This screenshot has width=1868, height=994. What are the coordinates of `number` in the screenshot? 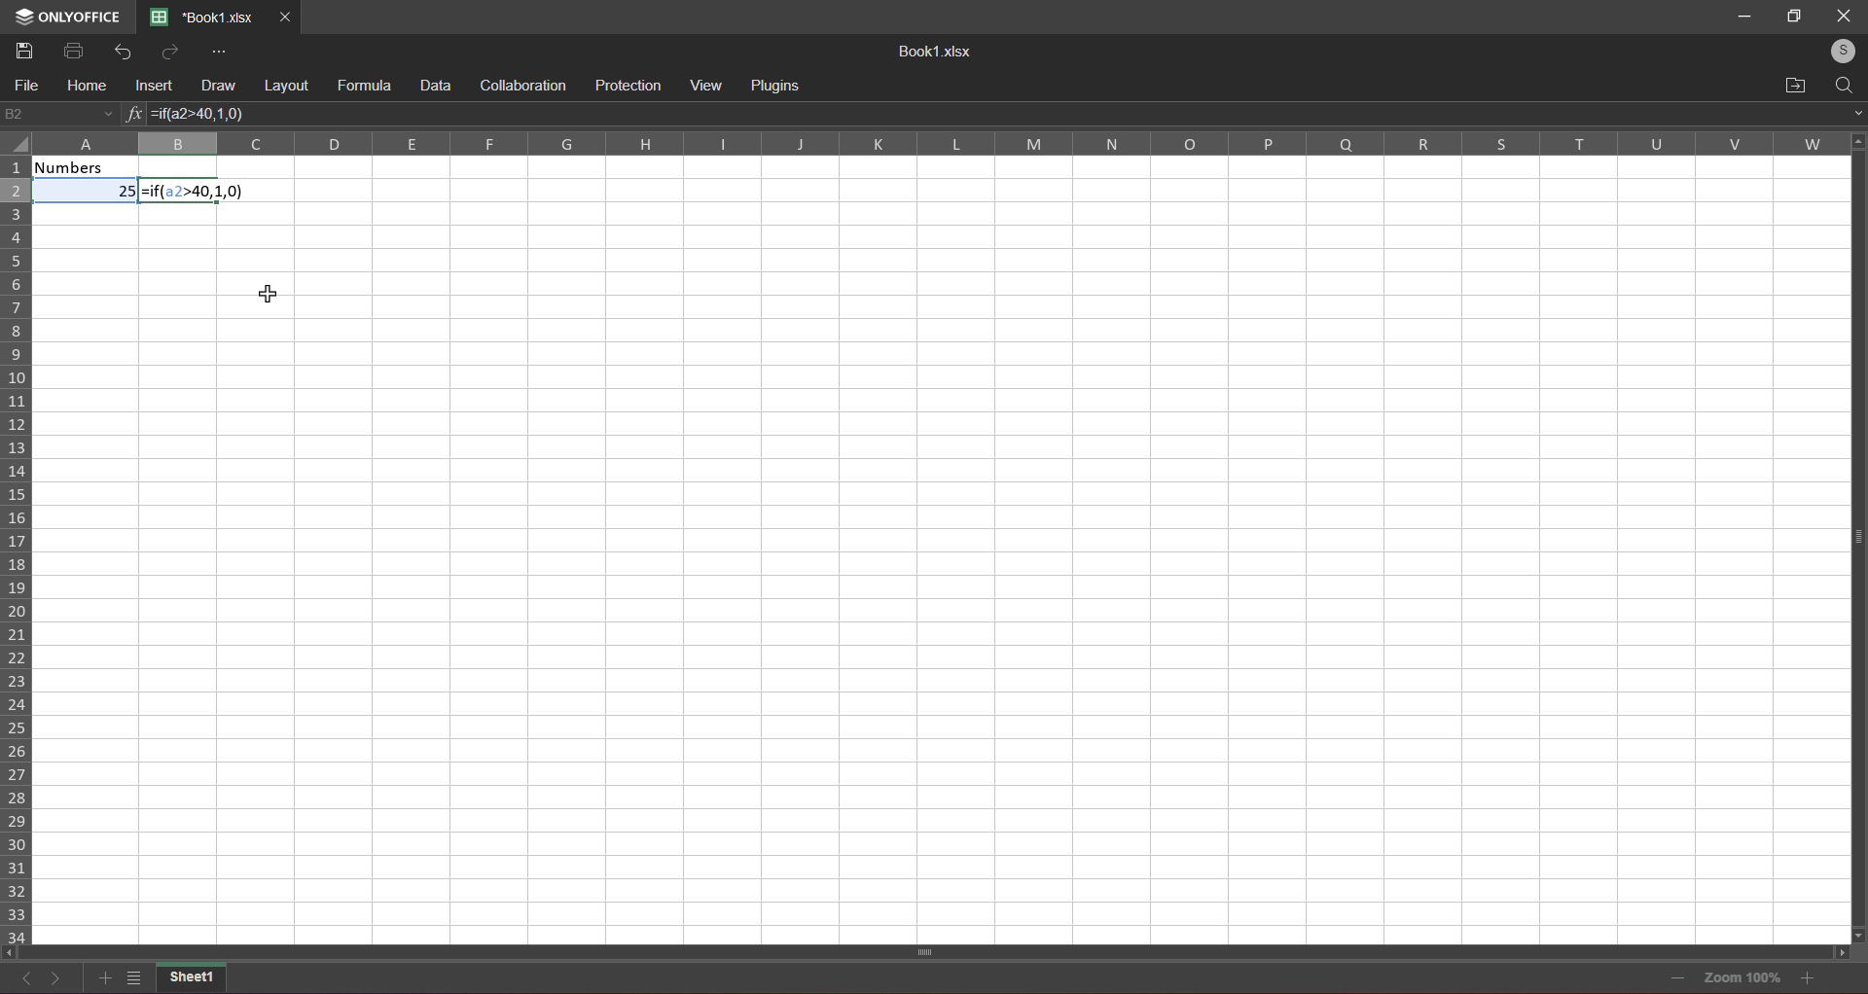 It's located at (89, 181).